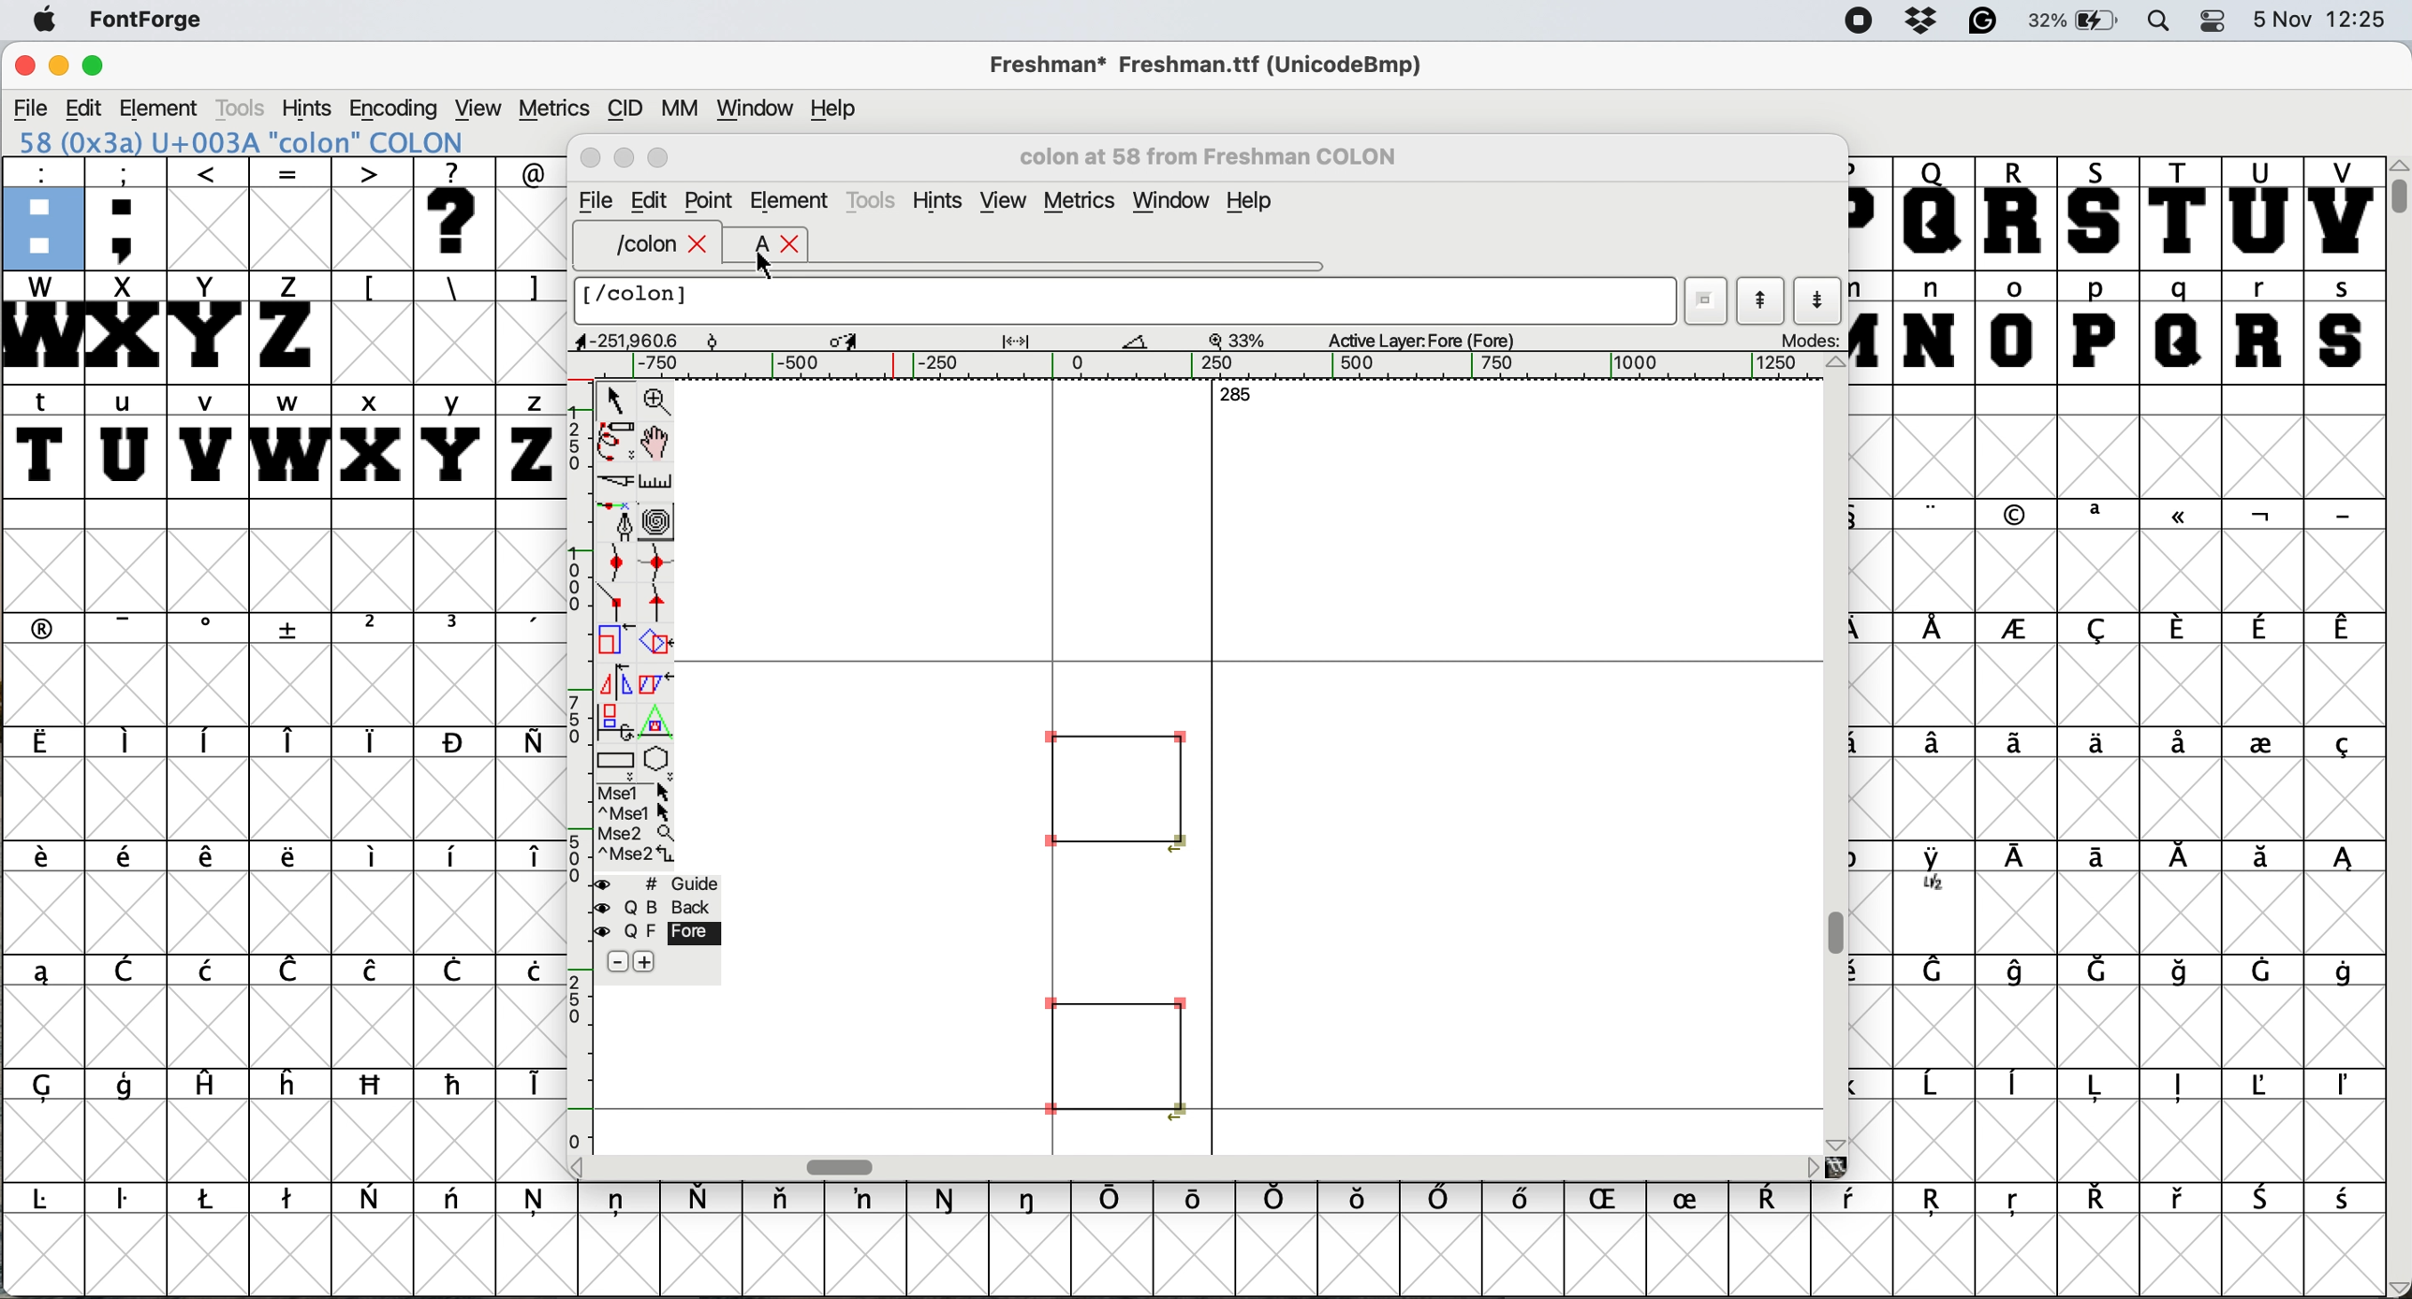  Describe the element at coordinates (2099, 628) in the screenshot. I see `symbol` at that location.